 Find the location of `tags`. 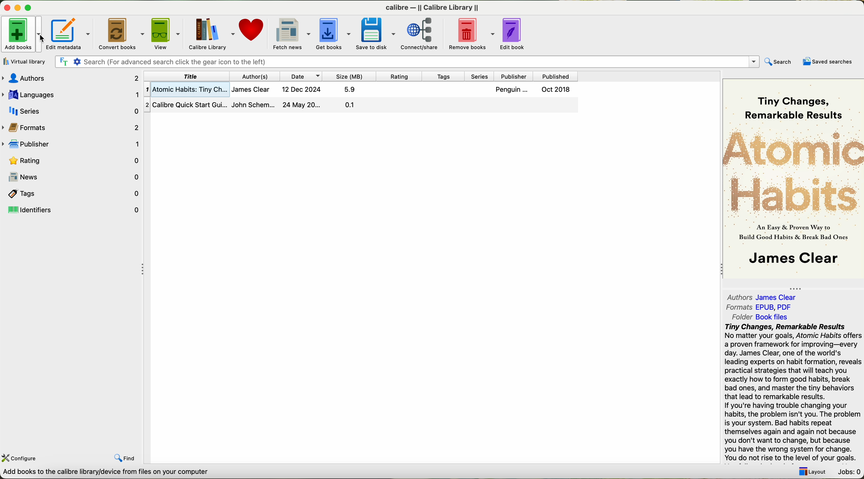

tags is located at coordinates (71, 193).